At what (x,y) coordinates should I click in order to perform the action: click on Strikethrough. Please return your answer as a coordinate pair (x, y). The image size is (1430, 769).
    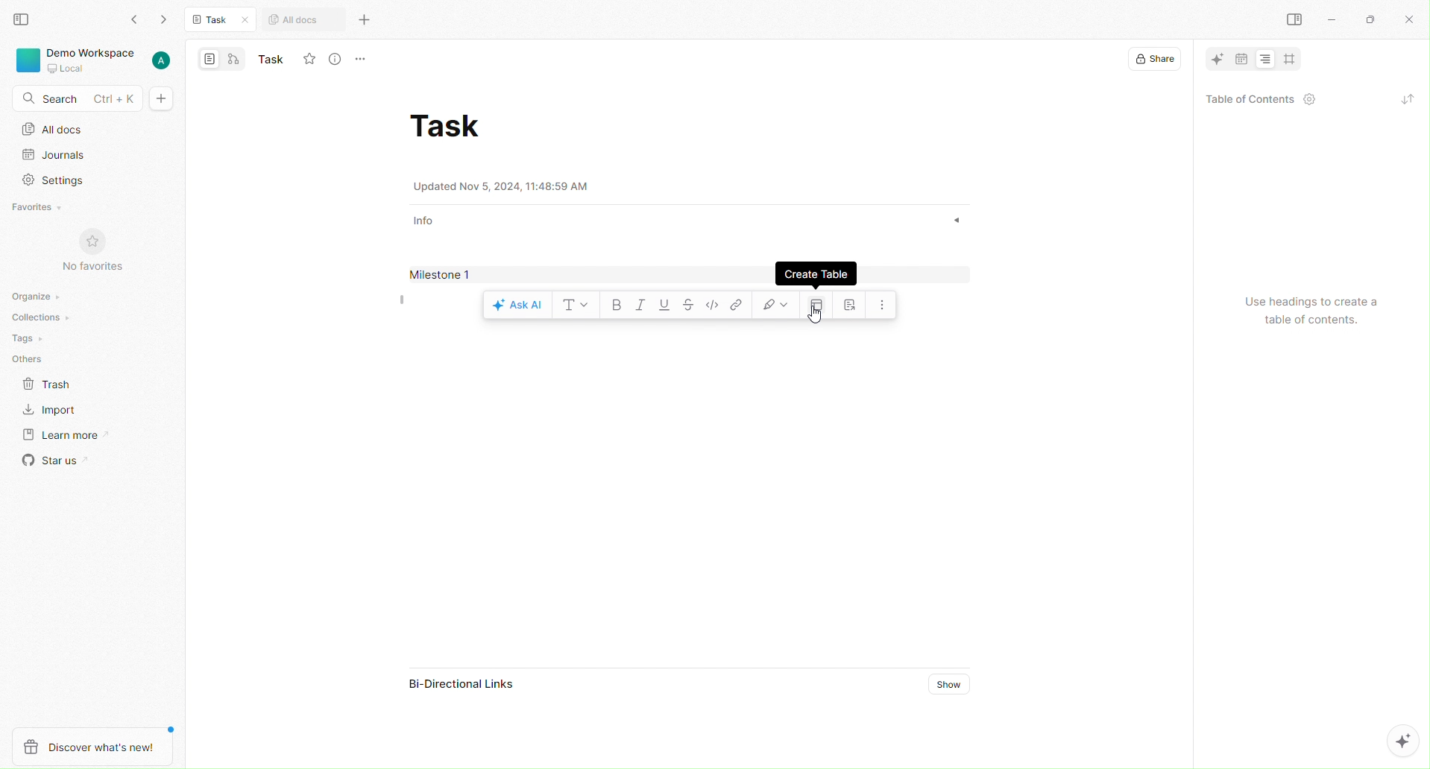
    Looking at the image, I should click on (690, 306).